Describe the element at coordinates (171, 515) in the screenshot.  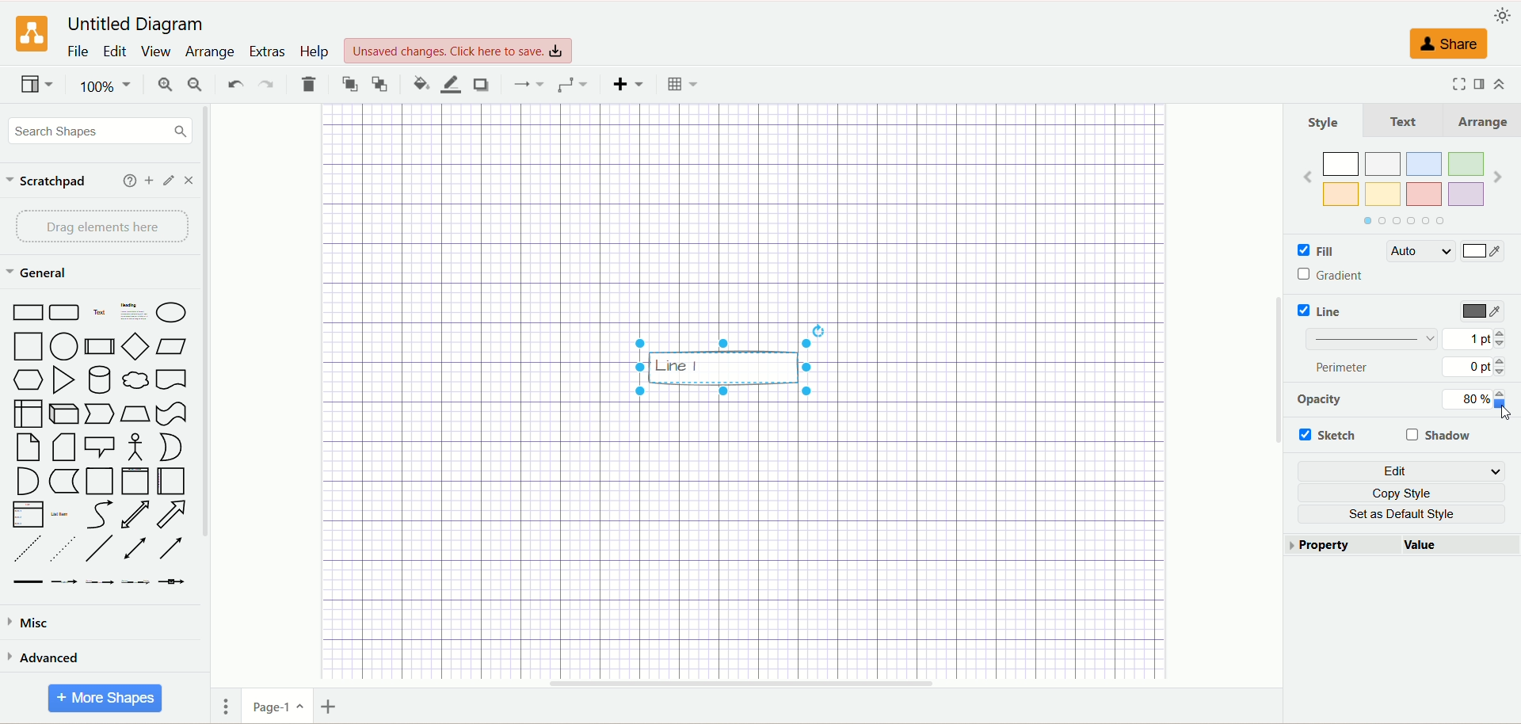
I see `Arrow` at that location.